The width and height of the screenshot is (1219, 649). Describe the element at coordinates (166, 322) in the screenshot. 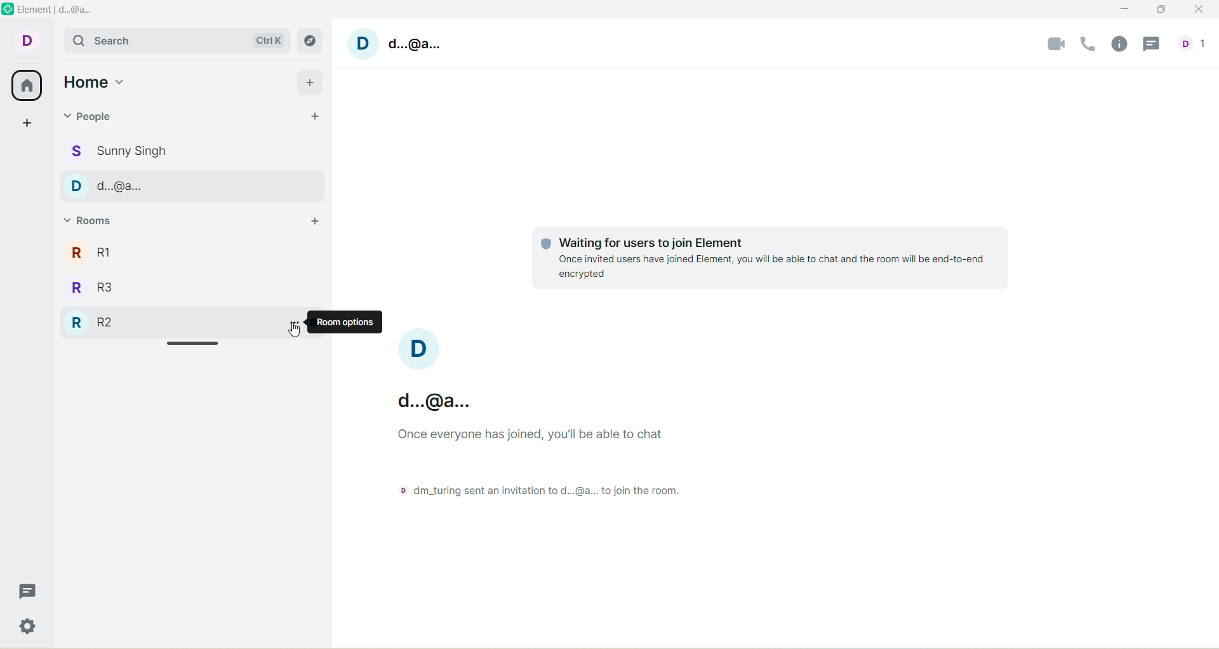

I see `R2` at that location.